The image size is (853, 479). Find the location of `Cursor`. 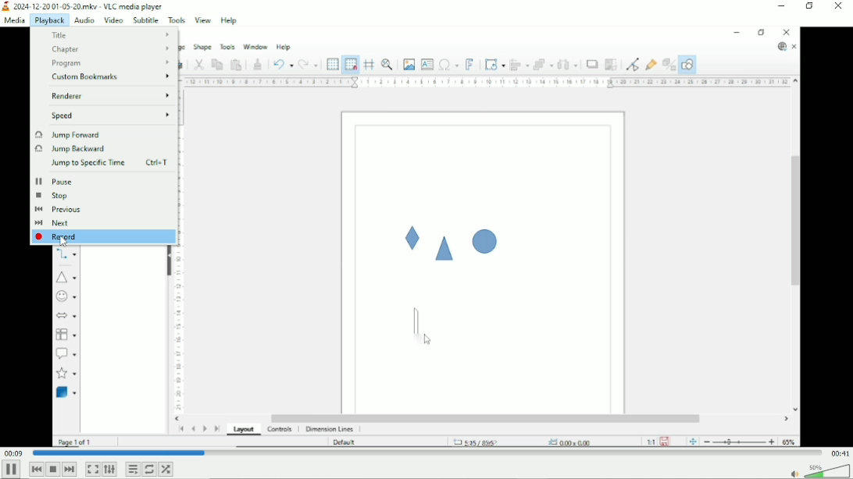

Cursor is located at coordinates (66, 243).